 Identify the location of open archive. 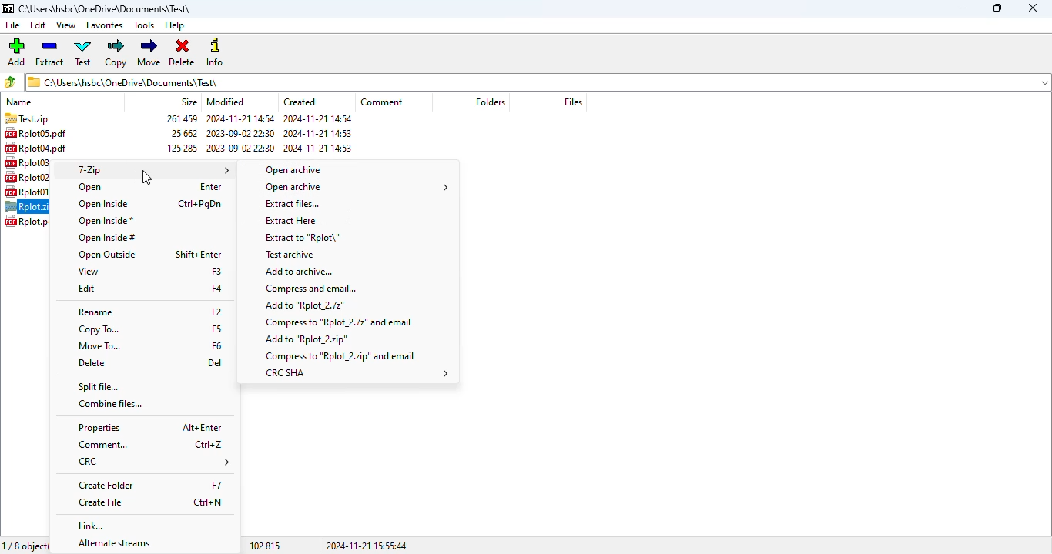
(358, 187).